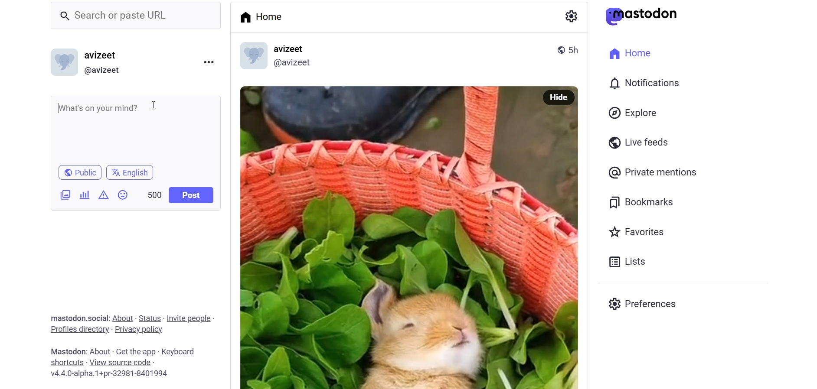 The image size is (817, 389). What do you see at coordinates (66, 195) in the screenshot?
I see `ijmages/videos` at bounding box center [66, 195].